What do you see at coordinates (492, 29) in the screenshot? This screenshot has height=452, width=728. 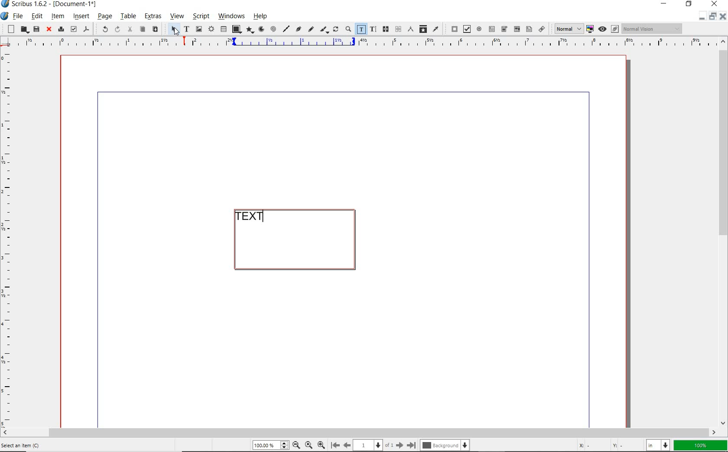 I see `pdf text field` at bounding box center [492, 29].